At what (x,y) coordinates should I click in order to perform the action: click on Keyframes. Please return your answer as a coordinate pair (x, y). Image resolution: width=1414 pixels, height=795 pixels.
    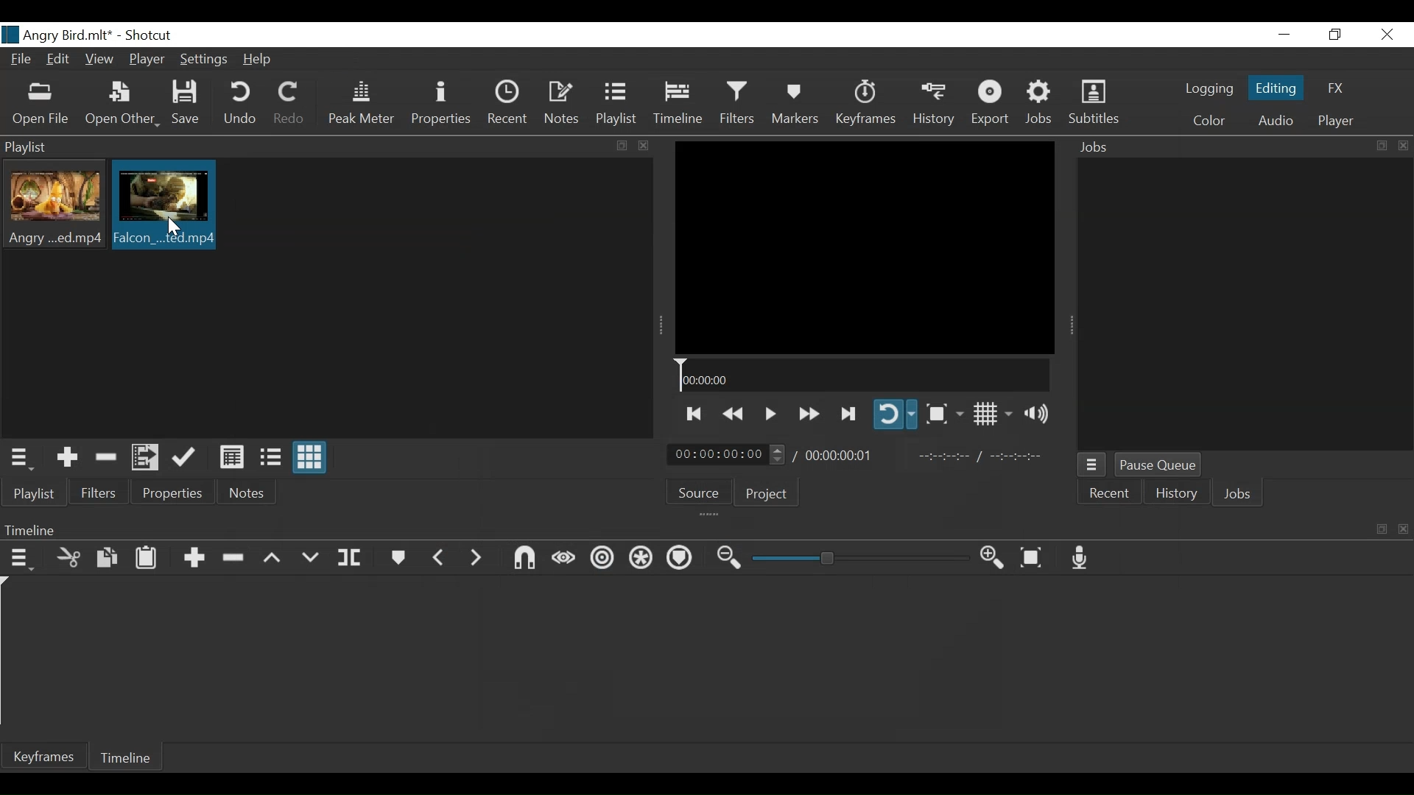
    Looking at the image, I should click on (865, 103).